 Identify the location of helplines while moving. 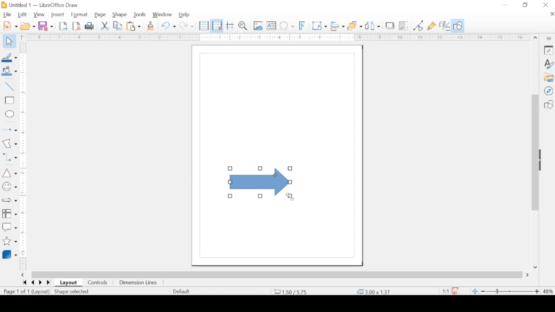
(230, 25).